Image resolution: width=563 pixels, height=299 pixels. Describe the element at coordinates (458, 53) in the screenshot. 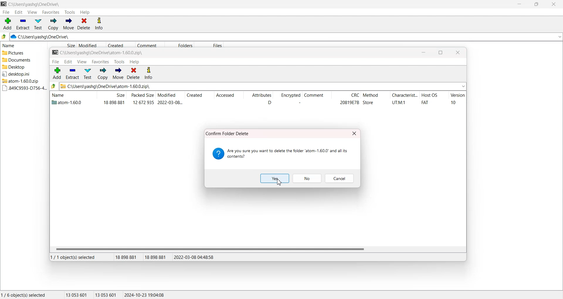

I see `close` at that location.